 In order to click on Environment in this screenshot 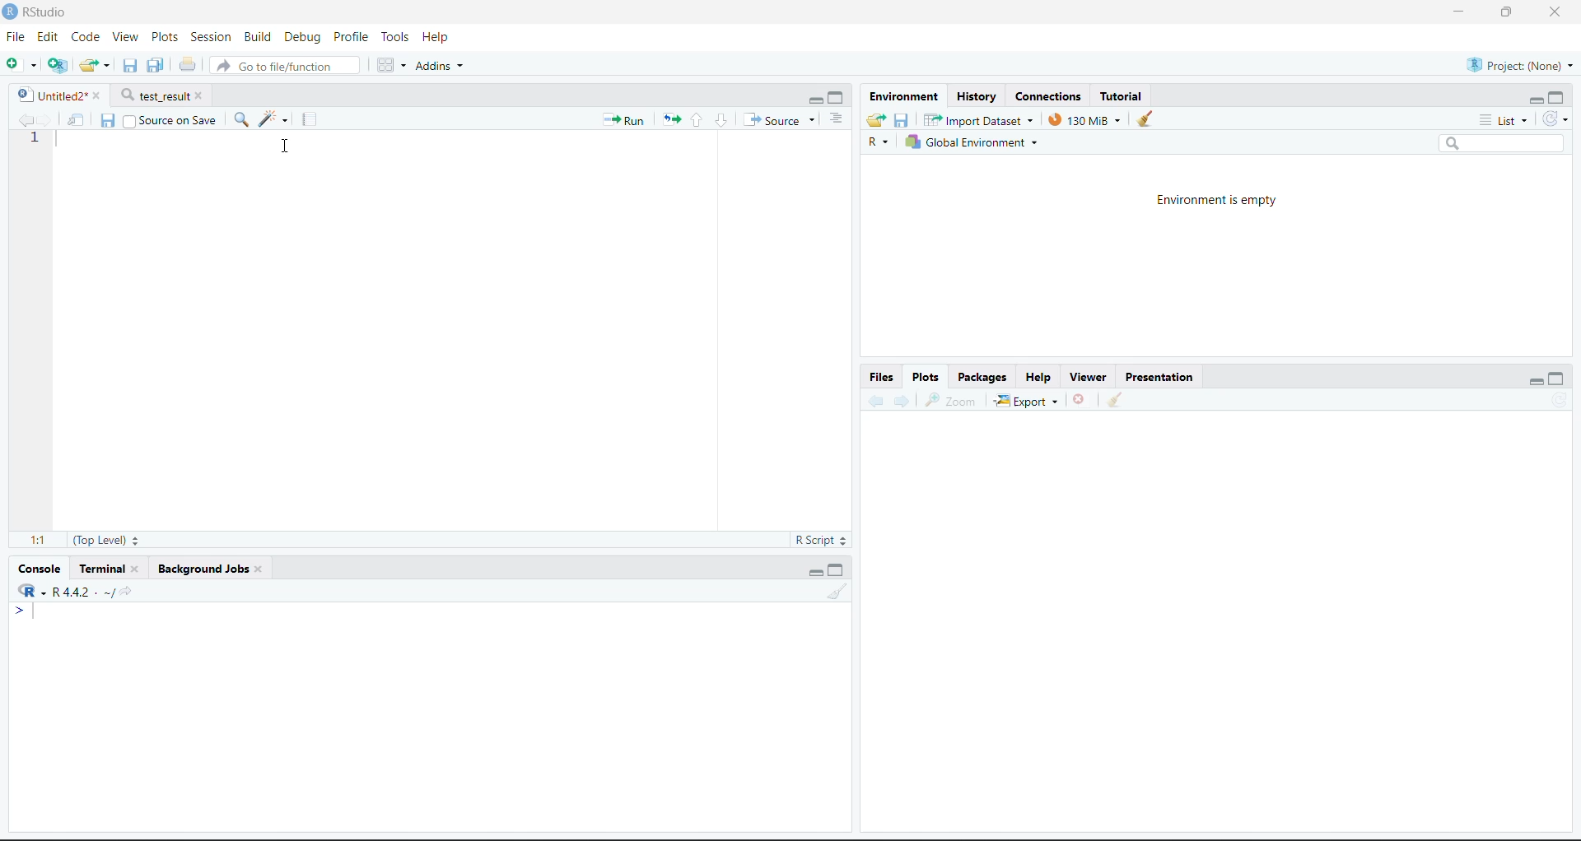, I will do `click(905, 96)`.